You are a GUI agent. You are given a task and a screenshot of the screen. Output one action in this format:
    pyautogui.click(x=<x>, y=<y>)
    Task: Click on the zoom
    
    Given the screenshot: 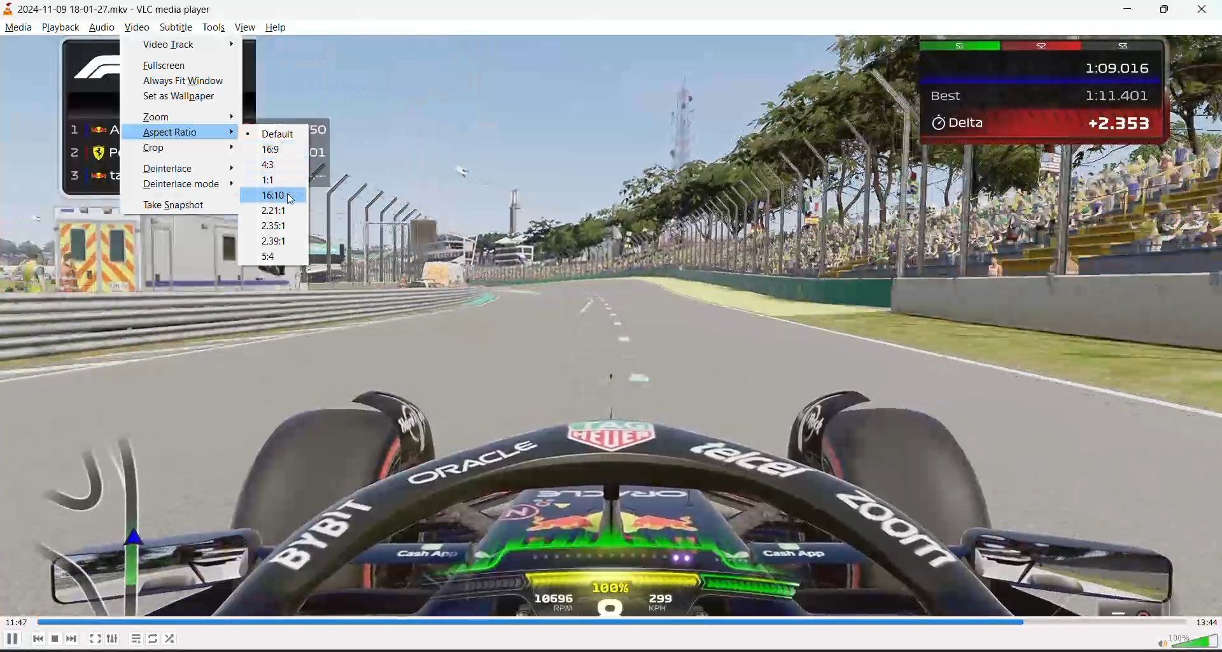 What is the action you would take?
    pyautogui.click(x=161, y=117)
    